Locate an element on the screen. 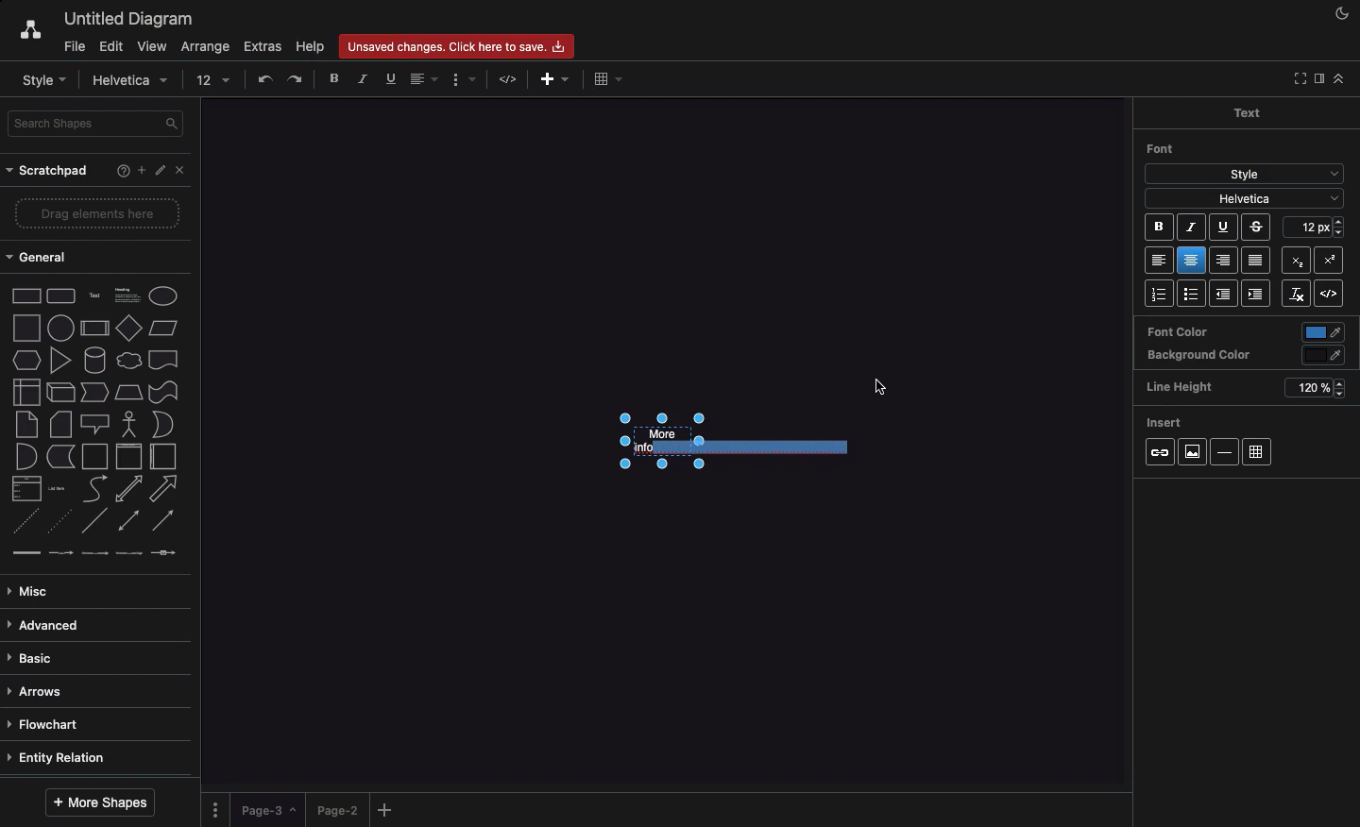  Edit is located at coordinates (161, 171).